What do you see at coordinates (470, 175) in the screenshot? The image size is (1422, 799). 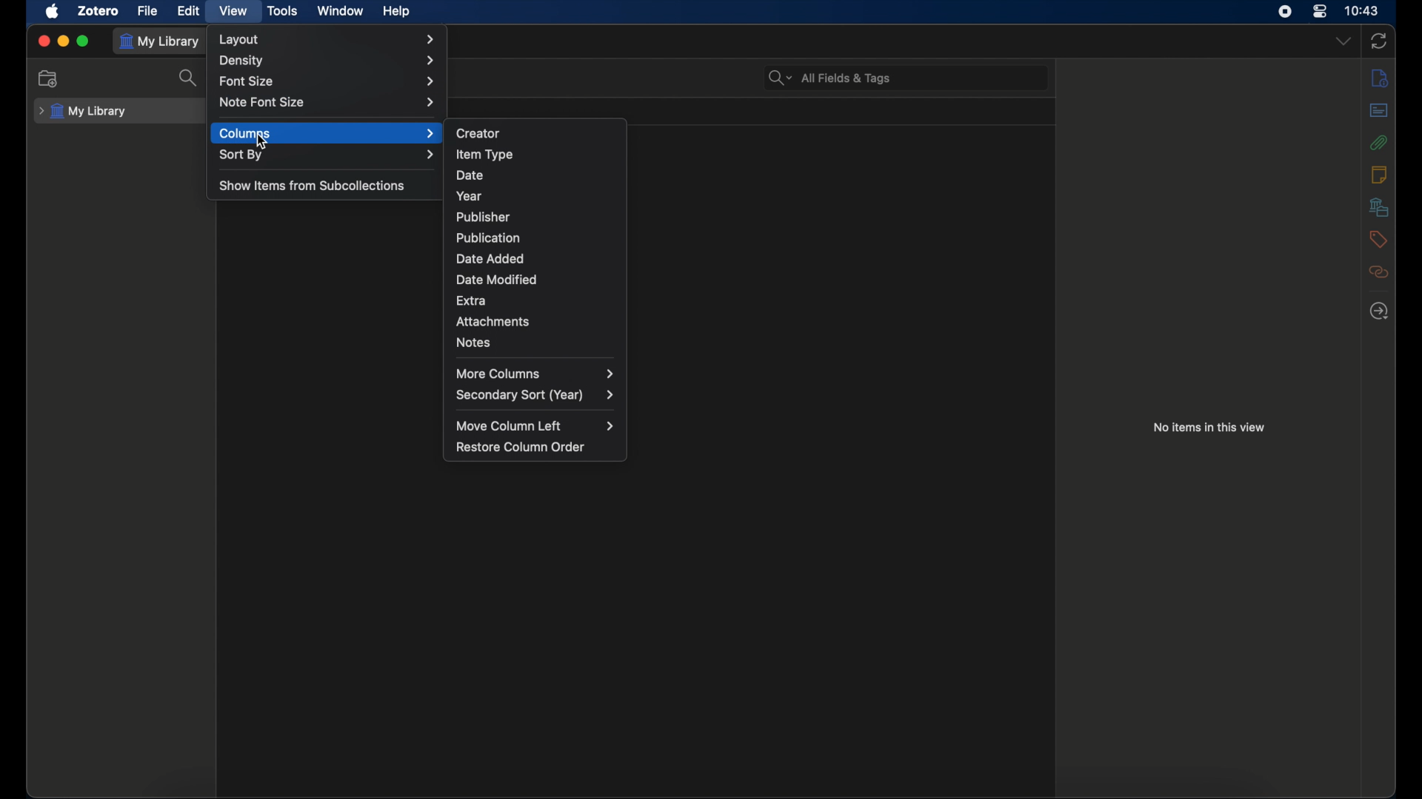 I see `date` at bounding box center [470, 175].